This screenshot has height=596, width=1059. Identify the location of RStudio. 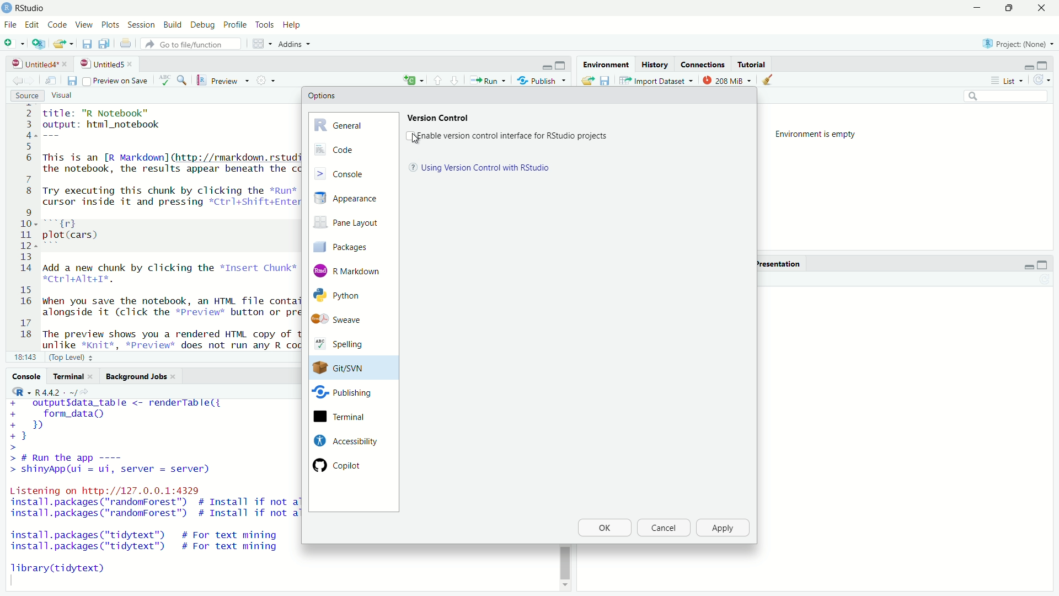
(32, 8).